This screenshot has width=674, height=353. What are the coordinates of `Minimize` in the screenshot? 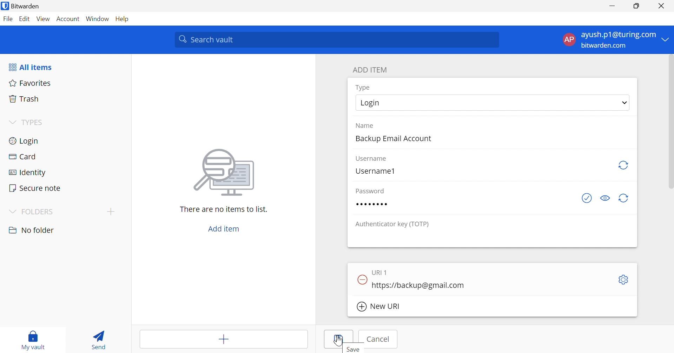 It's located at (612, 6).